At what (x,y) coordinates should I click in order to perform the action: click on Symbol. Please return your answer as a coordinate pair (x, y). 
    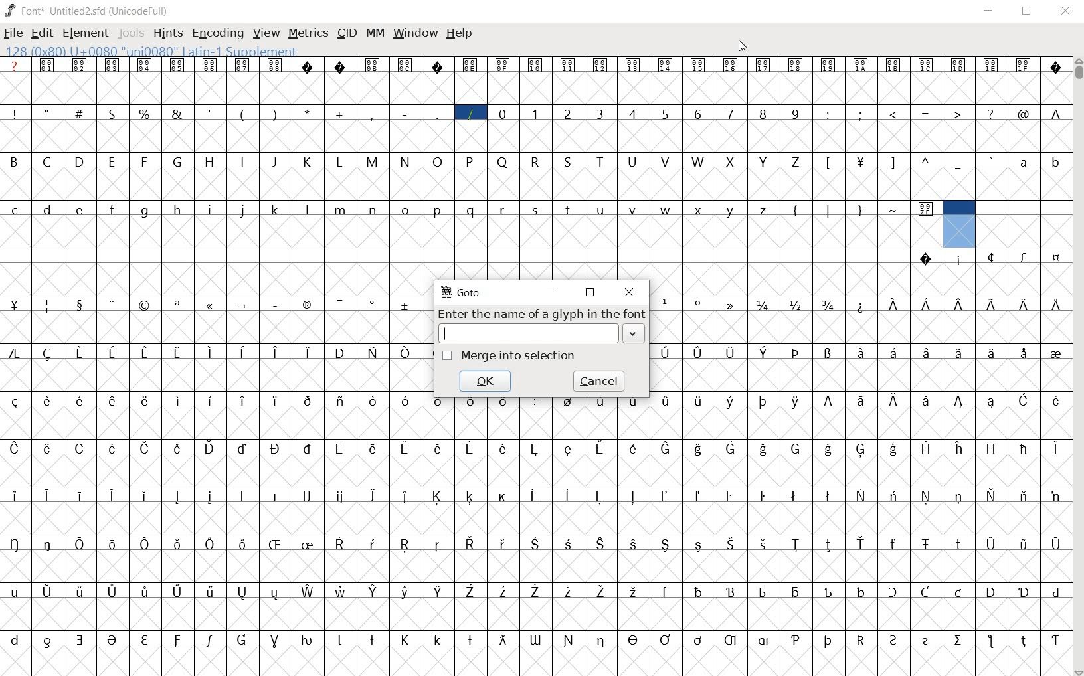
    Looking at the image, I should click on (341, 353).